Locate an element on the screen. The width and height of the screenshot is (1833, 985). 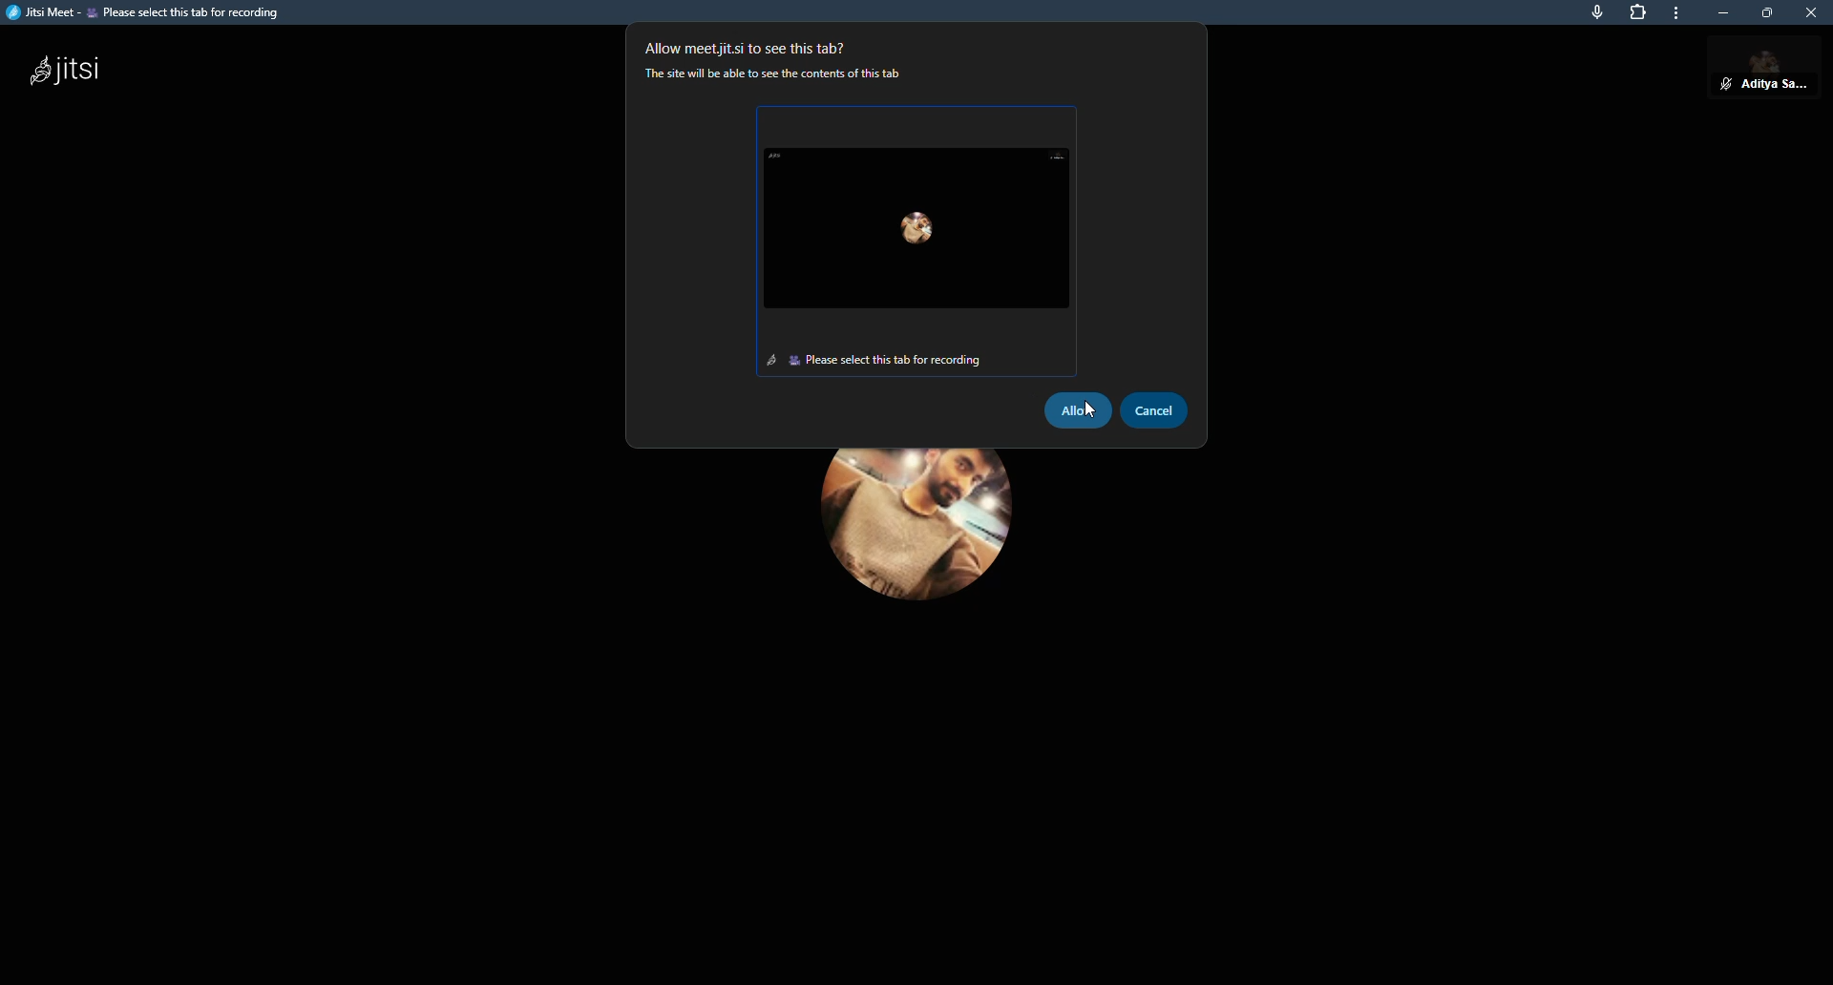
aditya sarkar is located at coordinates (1766, 67).